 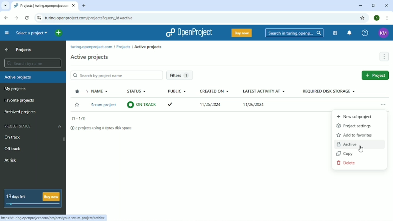 What do you see at coordinates (7, 33) in the screenshot?
I see `Collapse project menu` at bounding box center [7, 33].